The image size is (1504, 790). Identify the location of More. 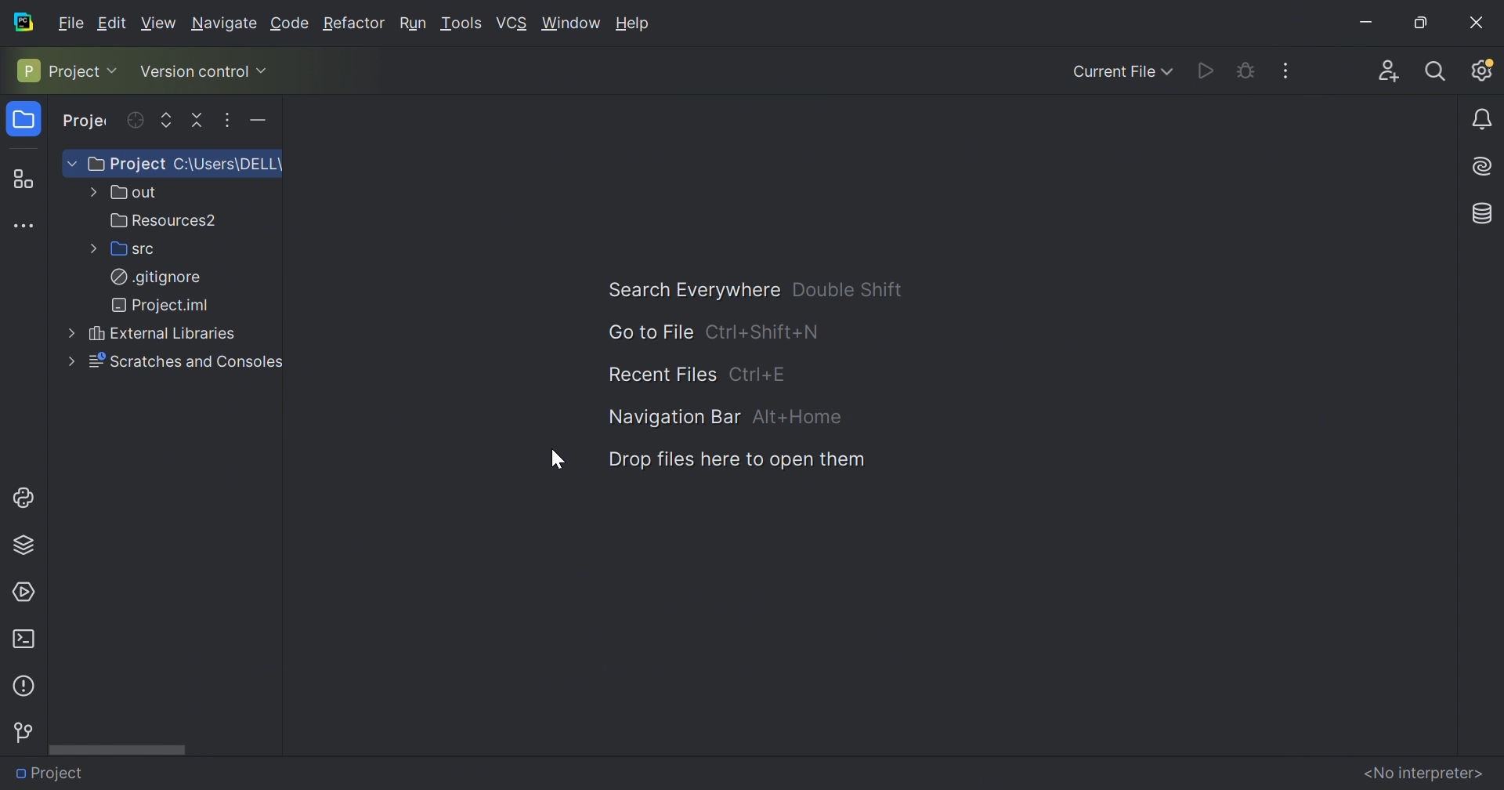
(90, 249).